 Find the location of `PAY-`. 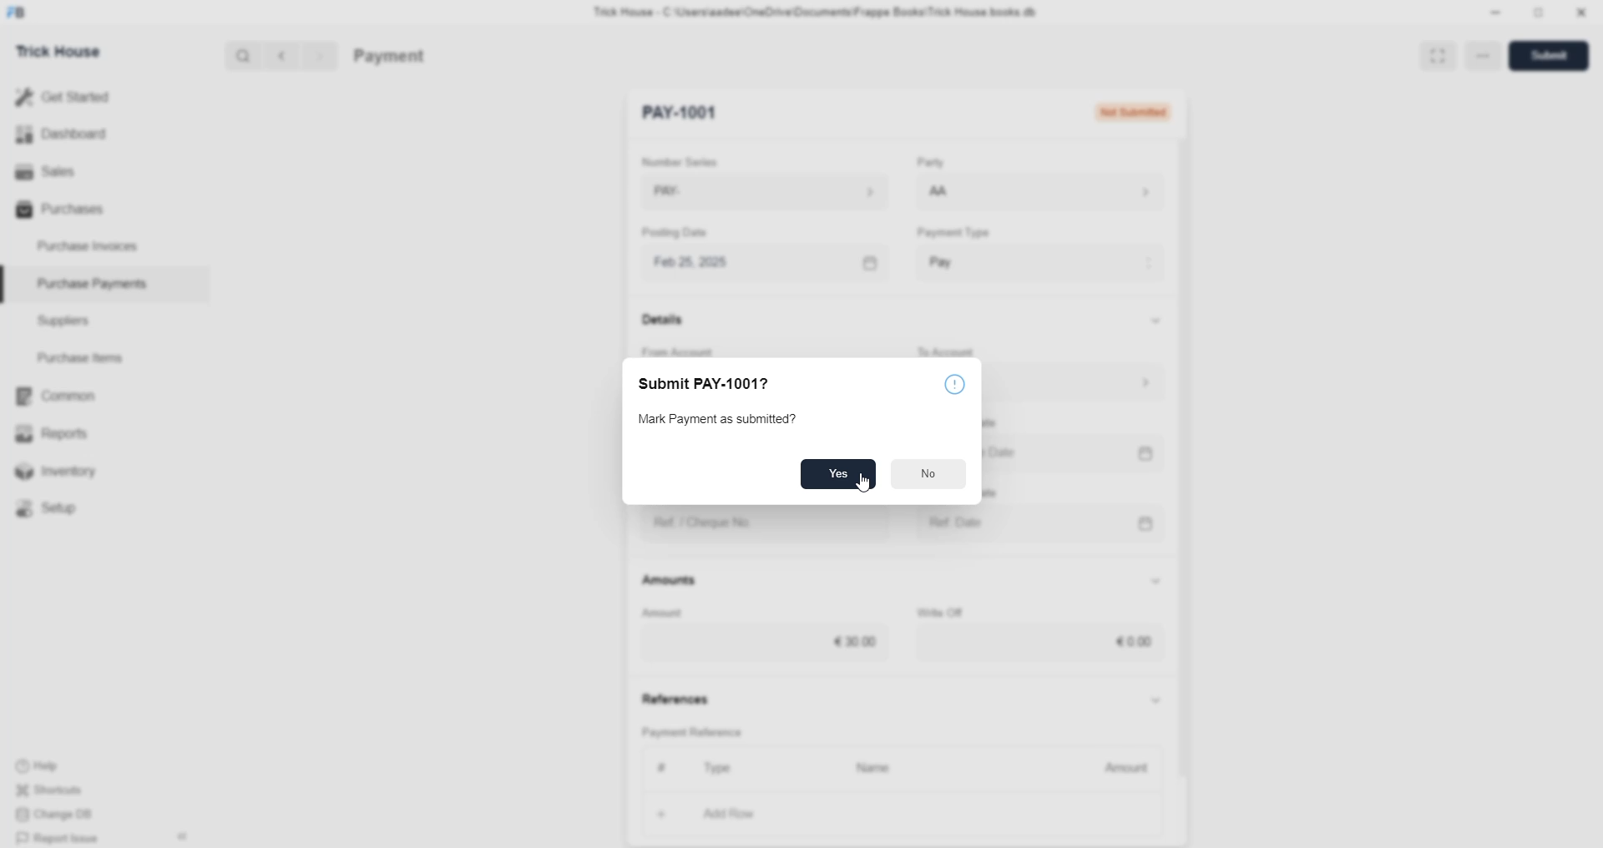

PAY- is located at coordinates (682, 194).